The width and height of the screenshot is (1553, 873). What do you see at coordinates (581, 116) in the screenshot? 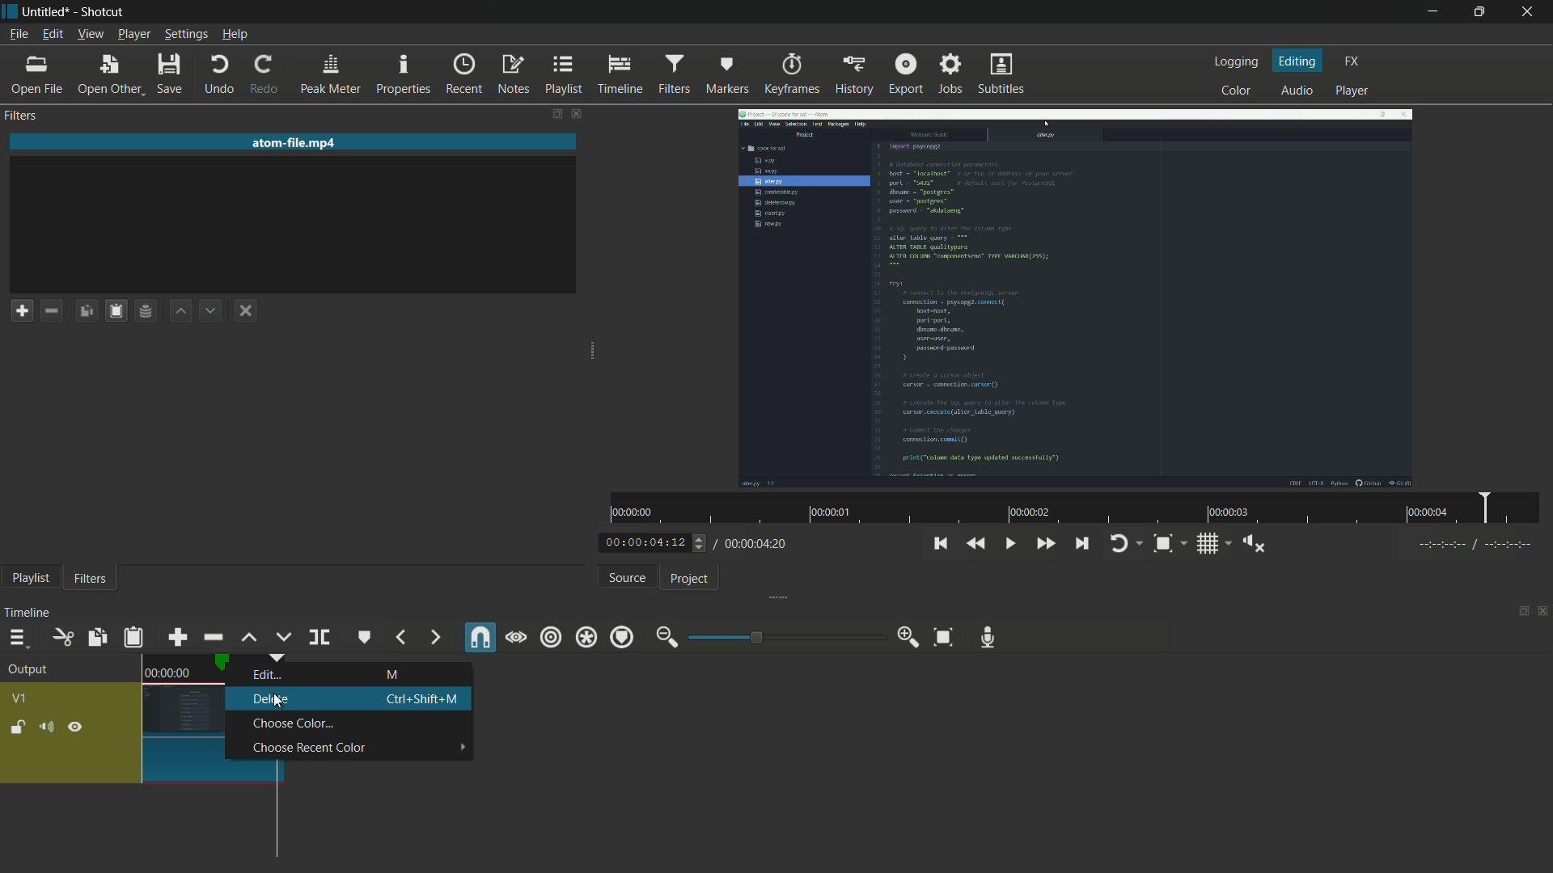
I see `close filter` at bounding box center [581, 116].